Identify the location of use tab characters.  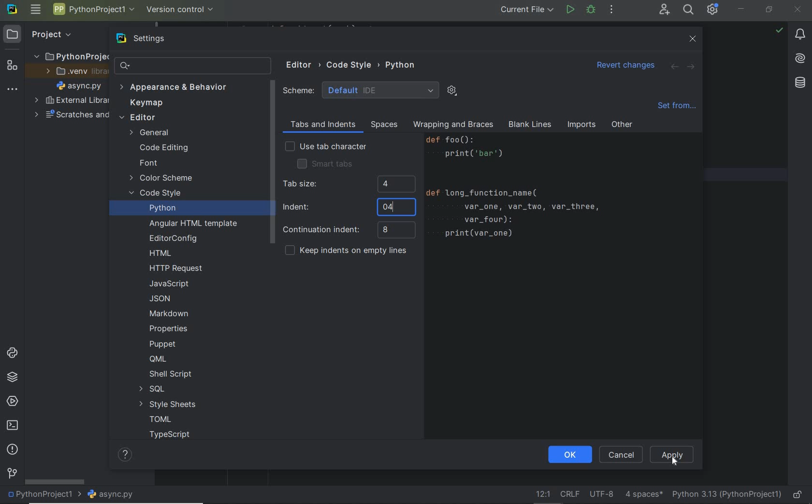
(326, 147).